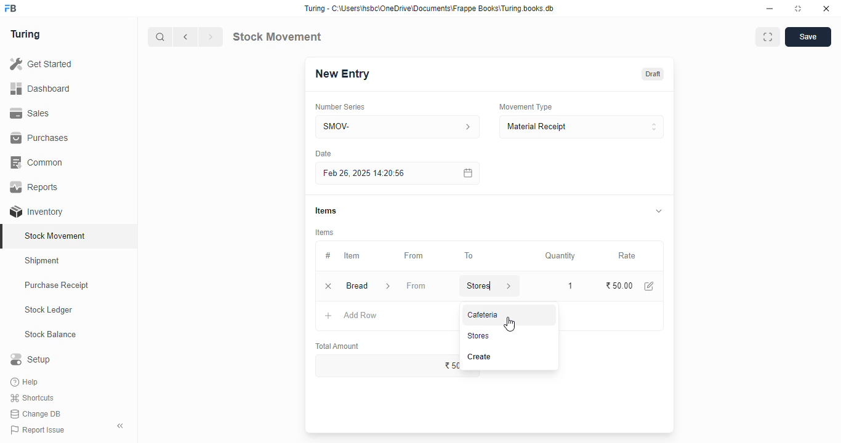 The height and width of the screenshot is (443, 841). What do you see at coordinates (42, 261) in the screenshot?
I see `shipment` at bounding box center [42, 261].